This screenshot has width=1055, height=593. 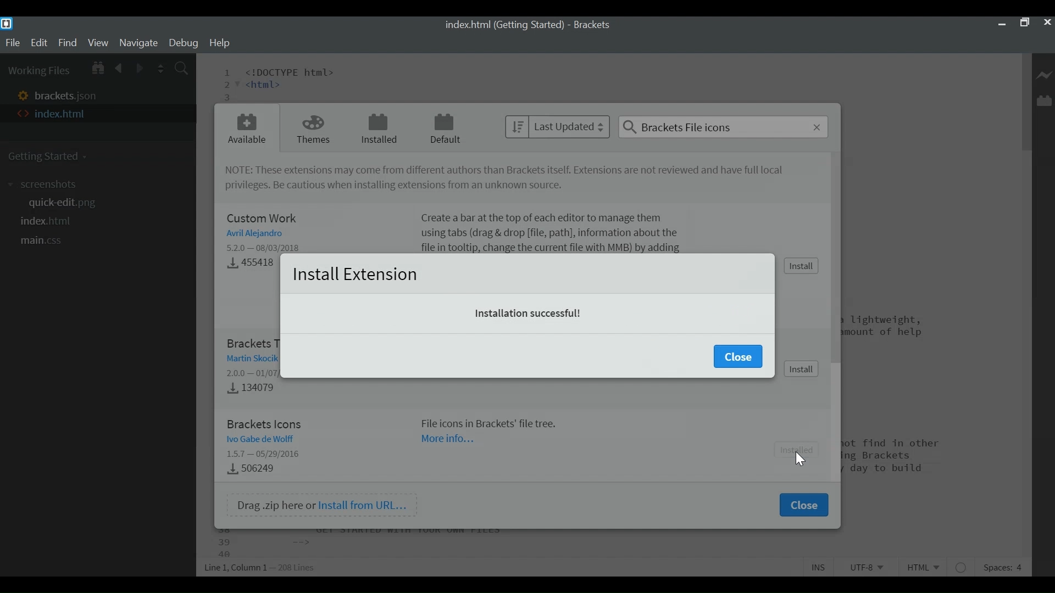 What do you see at coordinates (1001, 24) in the screenshot?
I see `minimize` at bounding box center [1001, 24].